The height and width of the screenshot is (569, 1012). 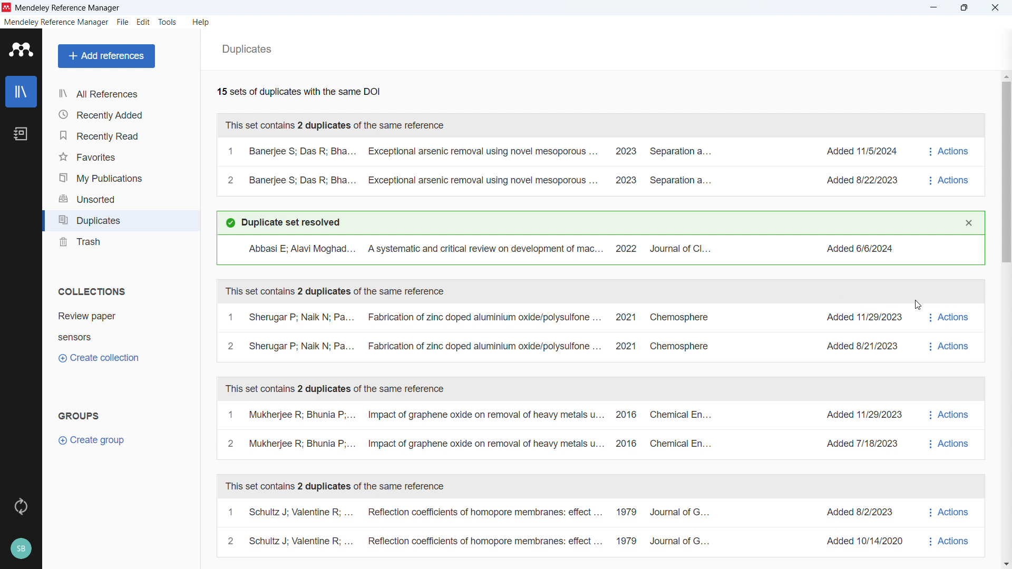 What do you see at coordinates (55, 22) in the screenshot?
I see `mendeley reference manager` at bounding box center [55, 22].